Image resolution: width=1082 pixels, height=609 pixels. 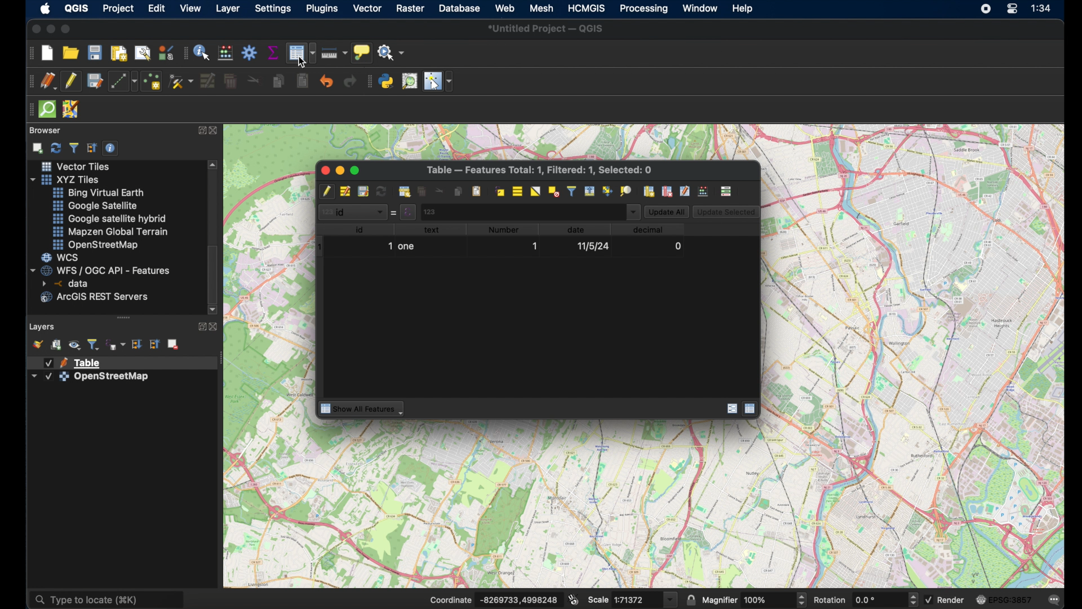 What do you see at coordinates (438, 189) in the screenshot?
I see `cut features` at bounding box center [438, 189].